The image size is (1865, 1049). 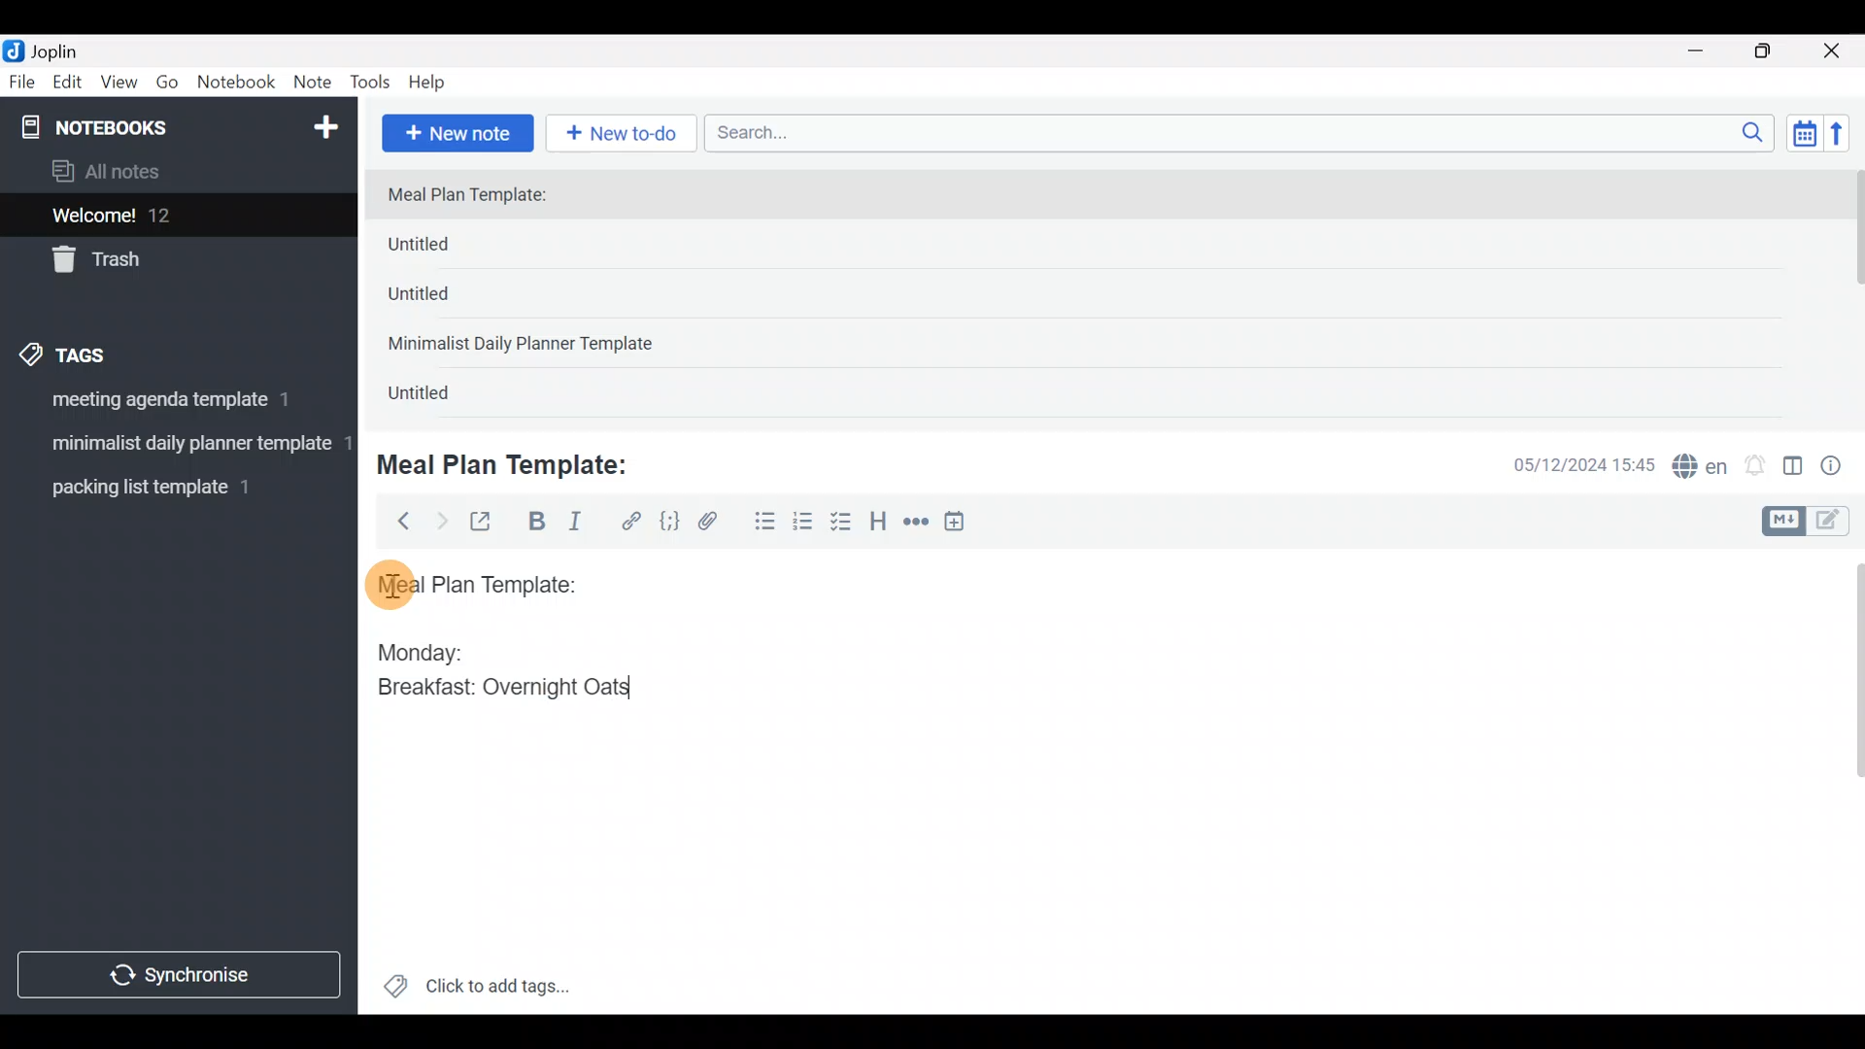 I want to click on Text editor, so click(x=1083, y=844).